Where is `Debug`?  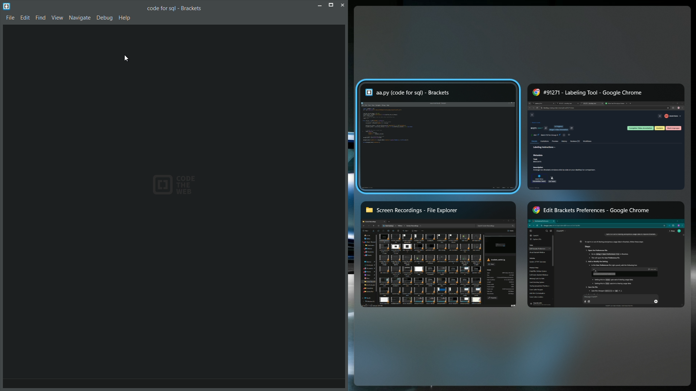
Debug is located at coordinates (105, 18).